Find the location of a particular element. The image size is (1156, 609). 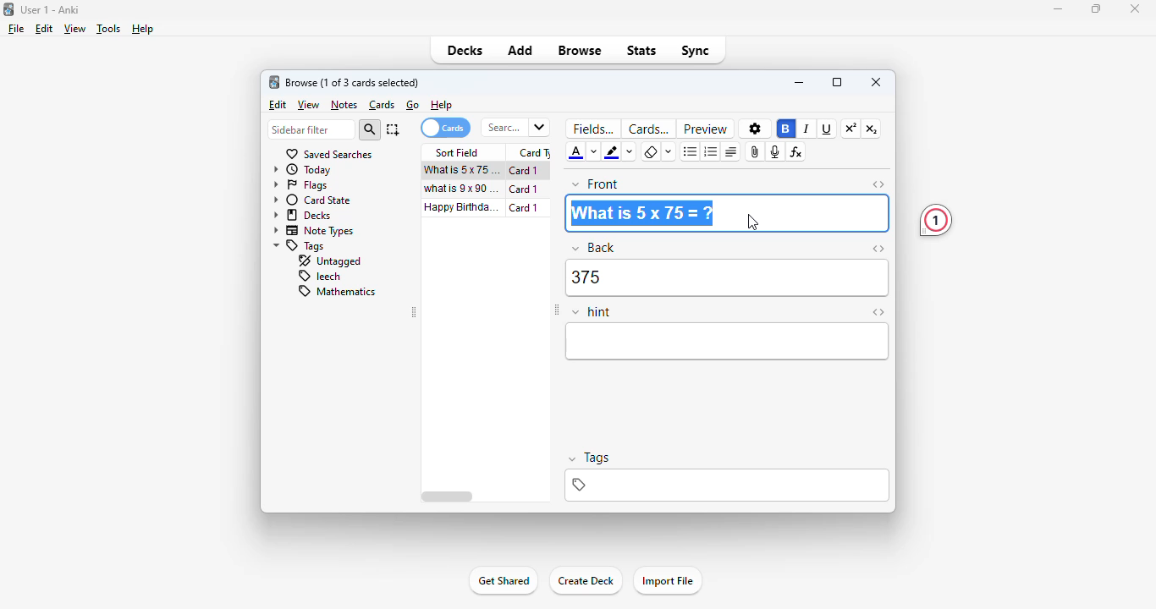

saved searches is located at coordinates (330, 154).